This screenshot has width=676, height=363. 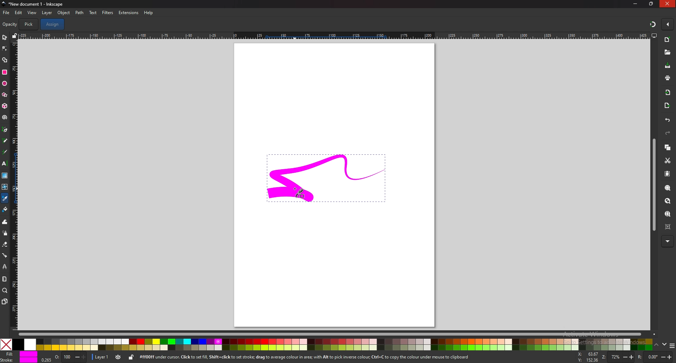 What do you see at coordinates (54, 24) in the screenshot?
I see `assign` at bounding box center [54, 24].